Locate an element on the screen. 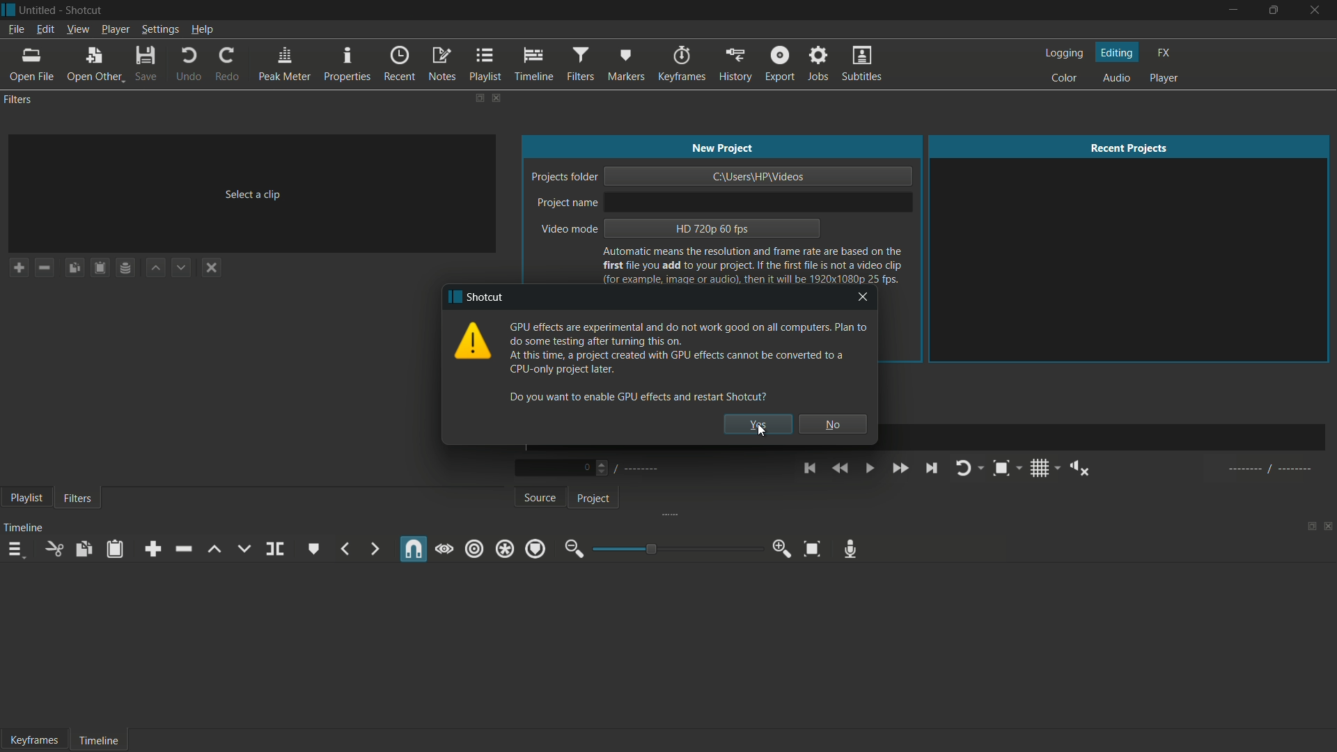 Image resolution: width=1337 pixels, height=752 pixels. lift is located at coordinates (212, 549).